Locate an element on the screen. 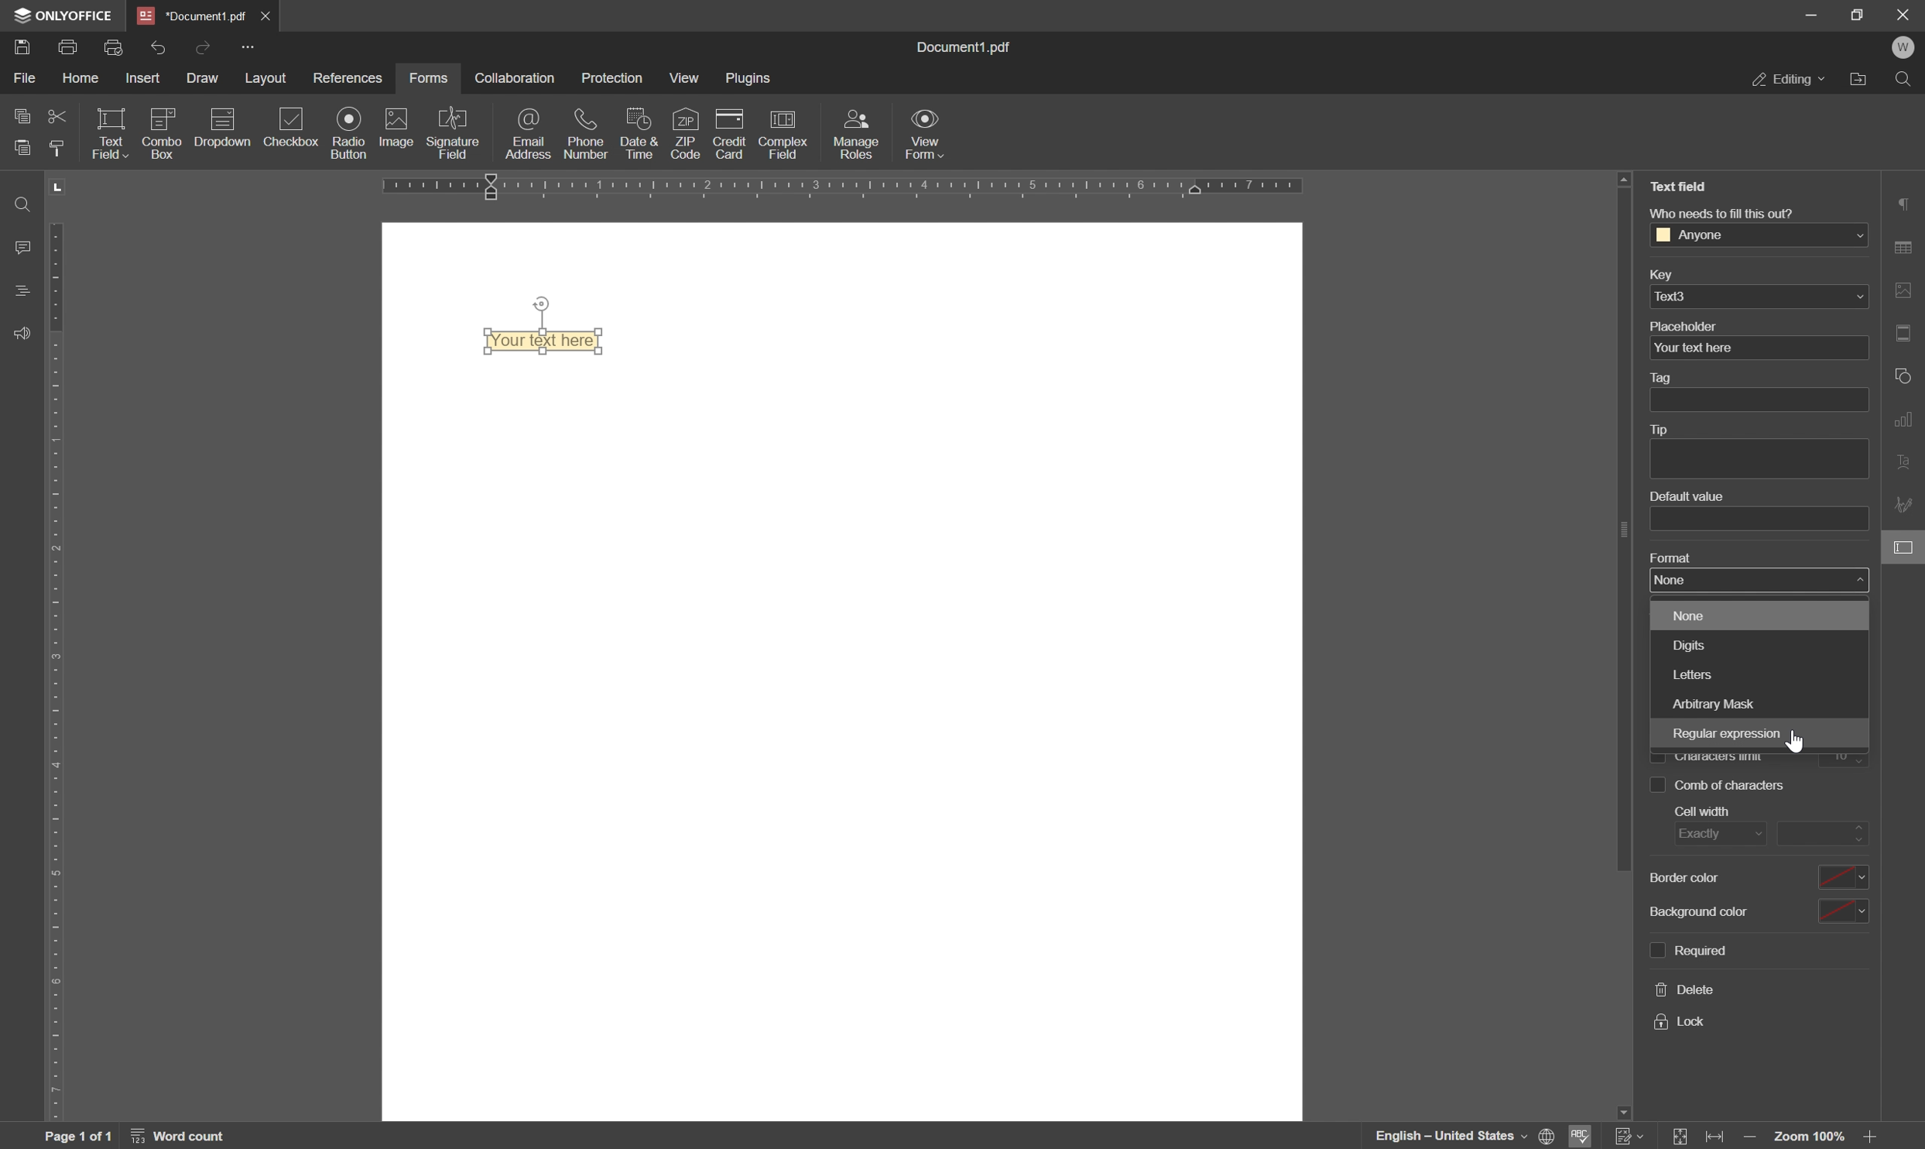  who needs to fill this out? is located at coordinates (1719, 211).